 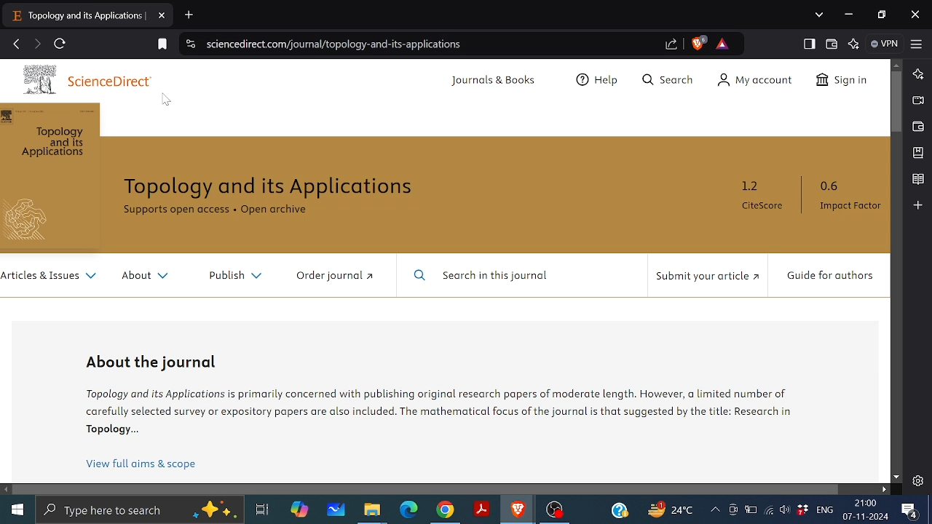 What do you see at coordinates (881, 14) in the screenshot?
I see `restore down` at bounding box center [881, 14].